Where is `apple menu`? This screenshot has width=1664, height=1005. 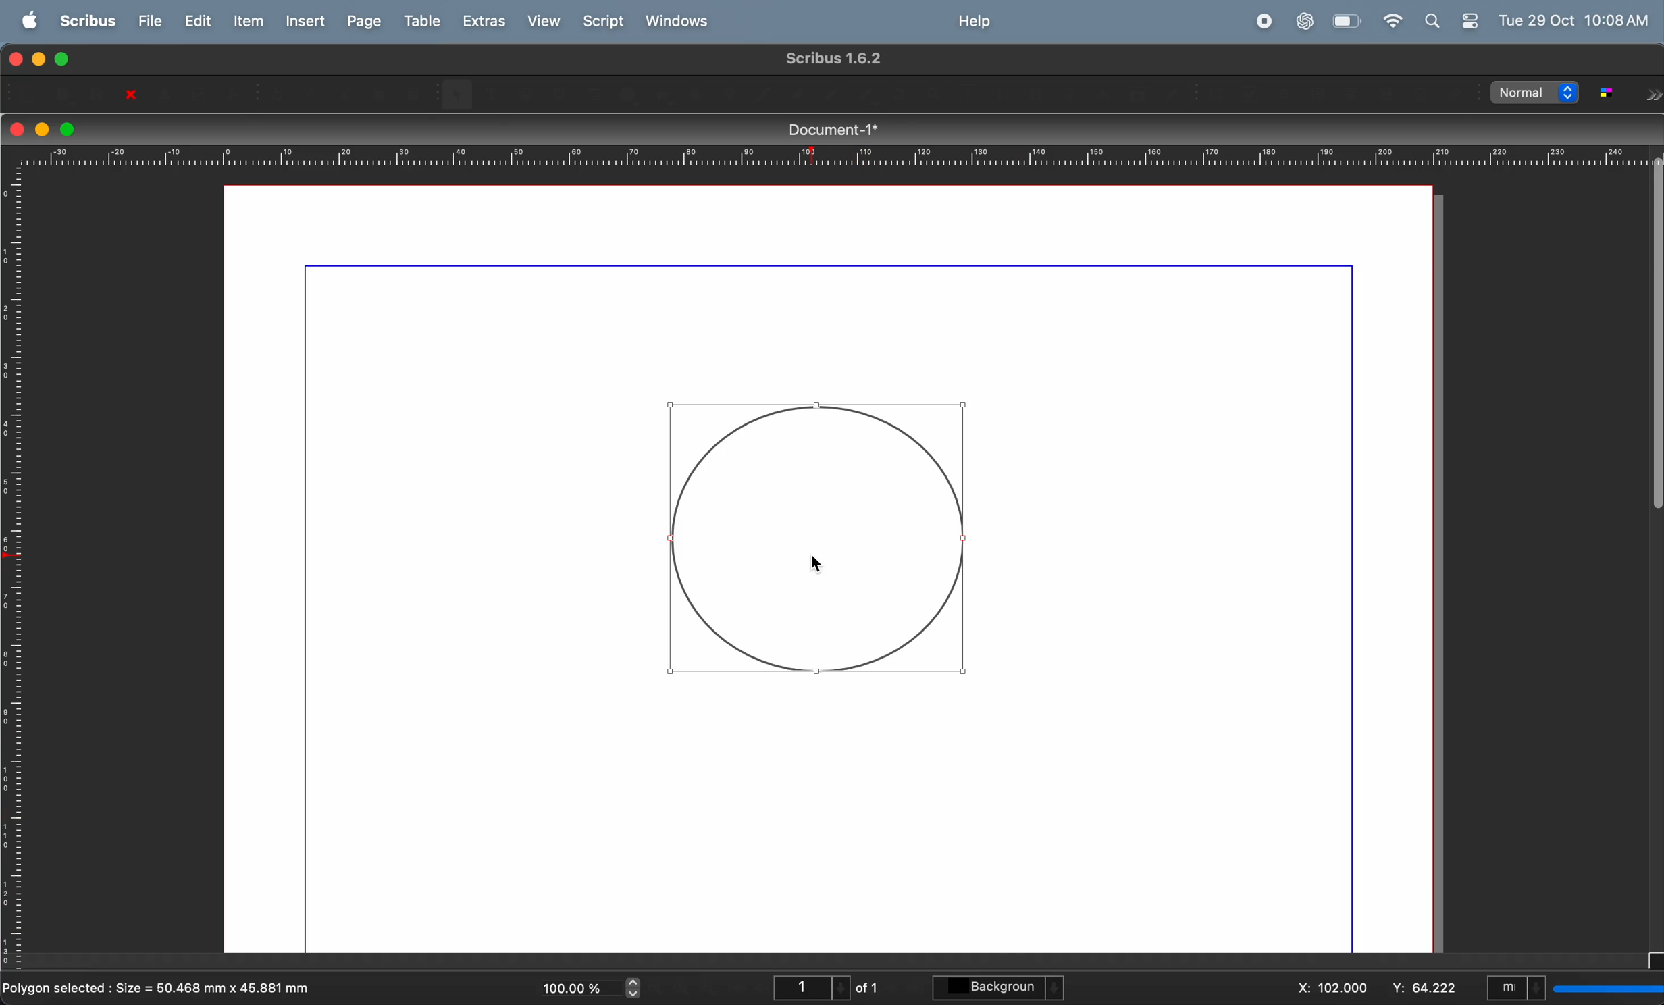 apple menu is located at coordinates (28, 21).